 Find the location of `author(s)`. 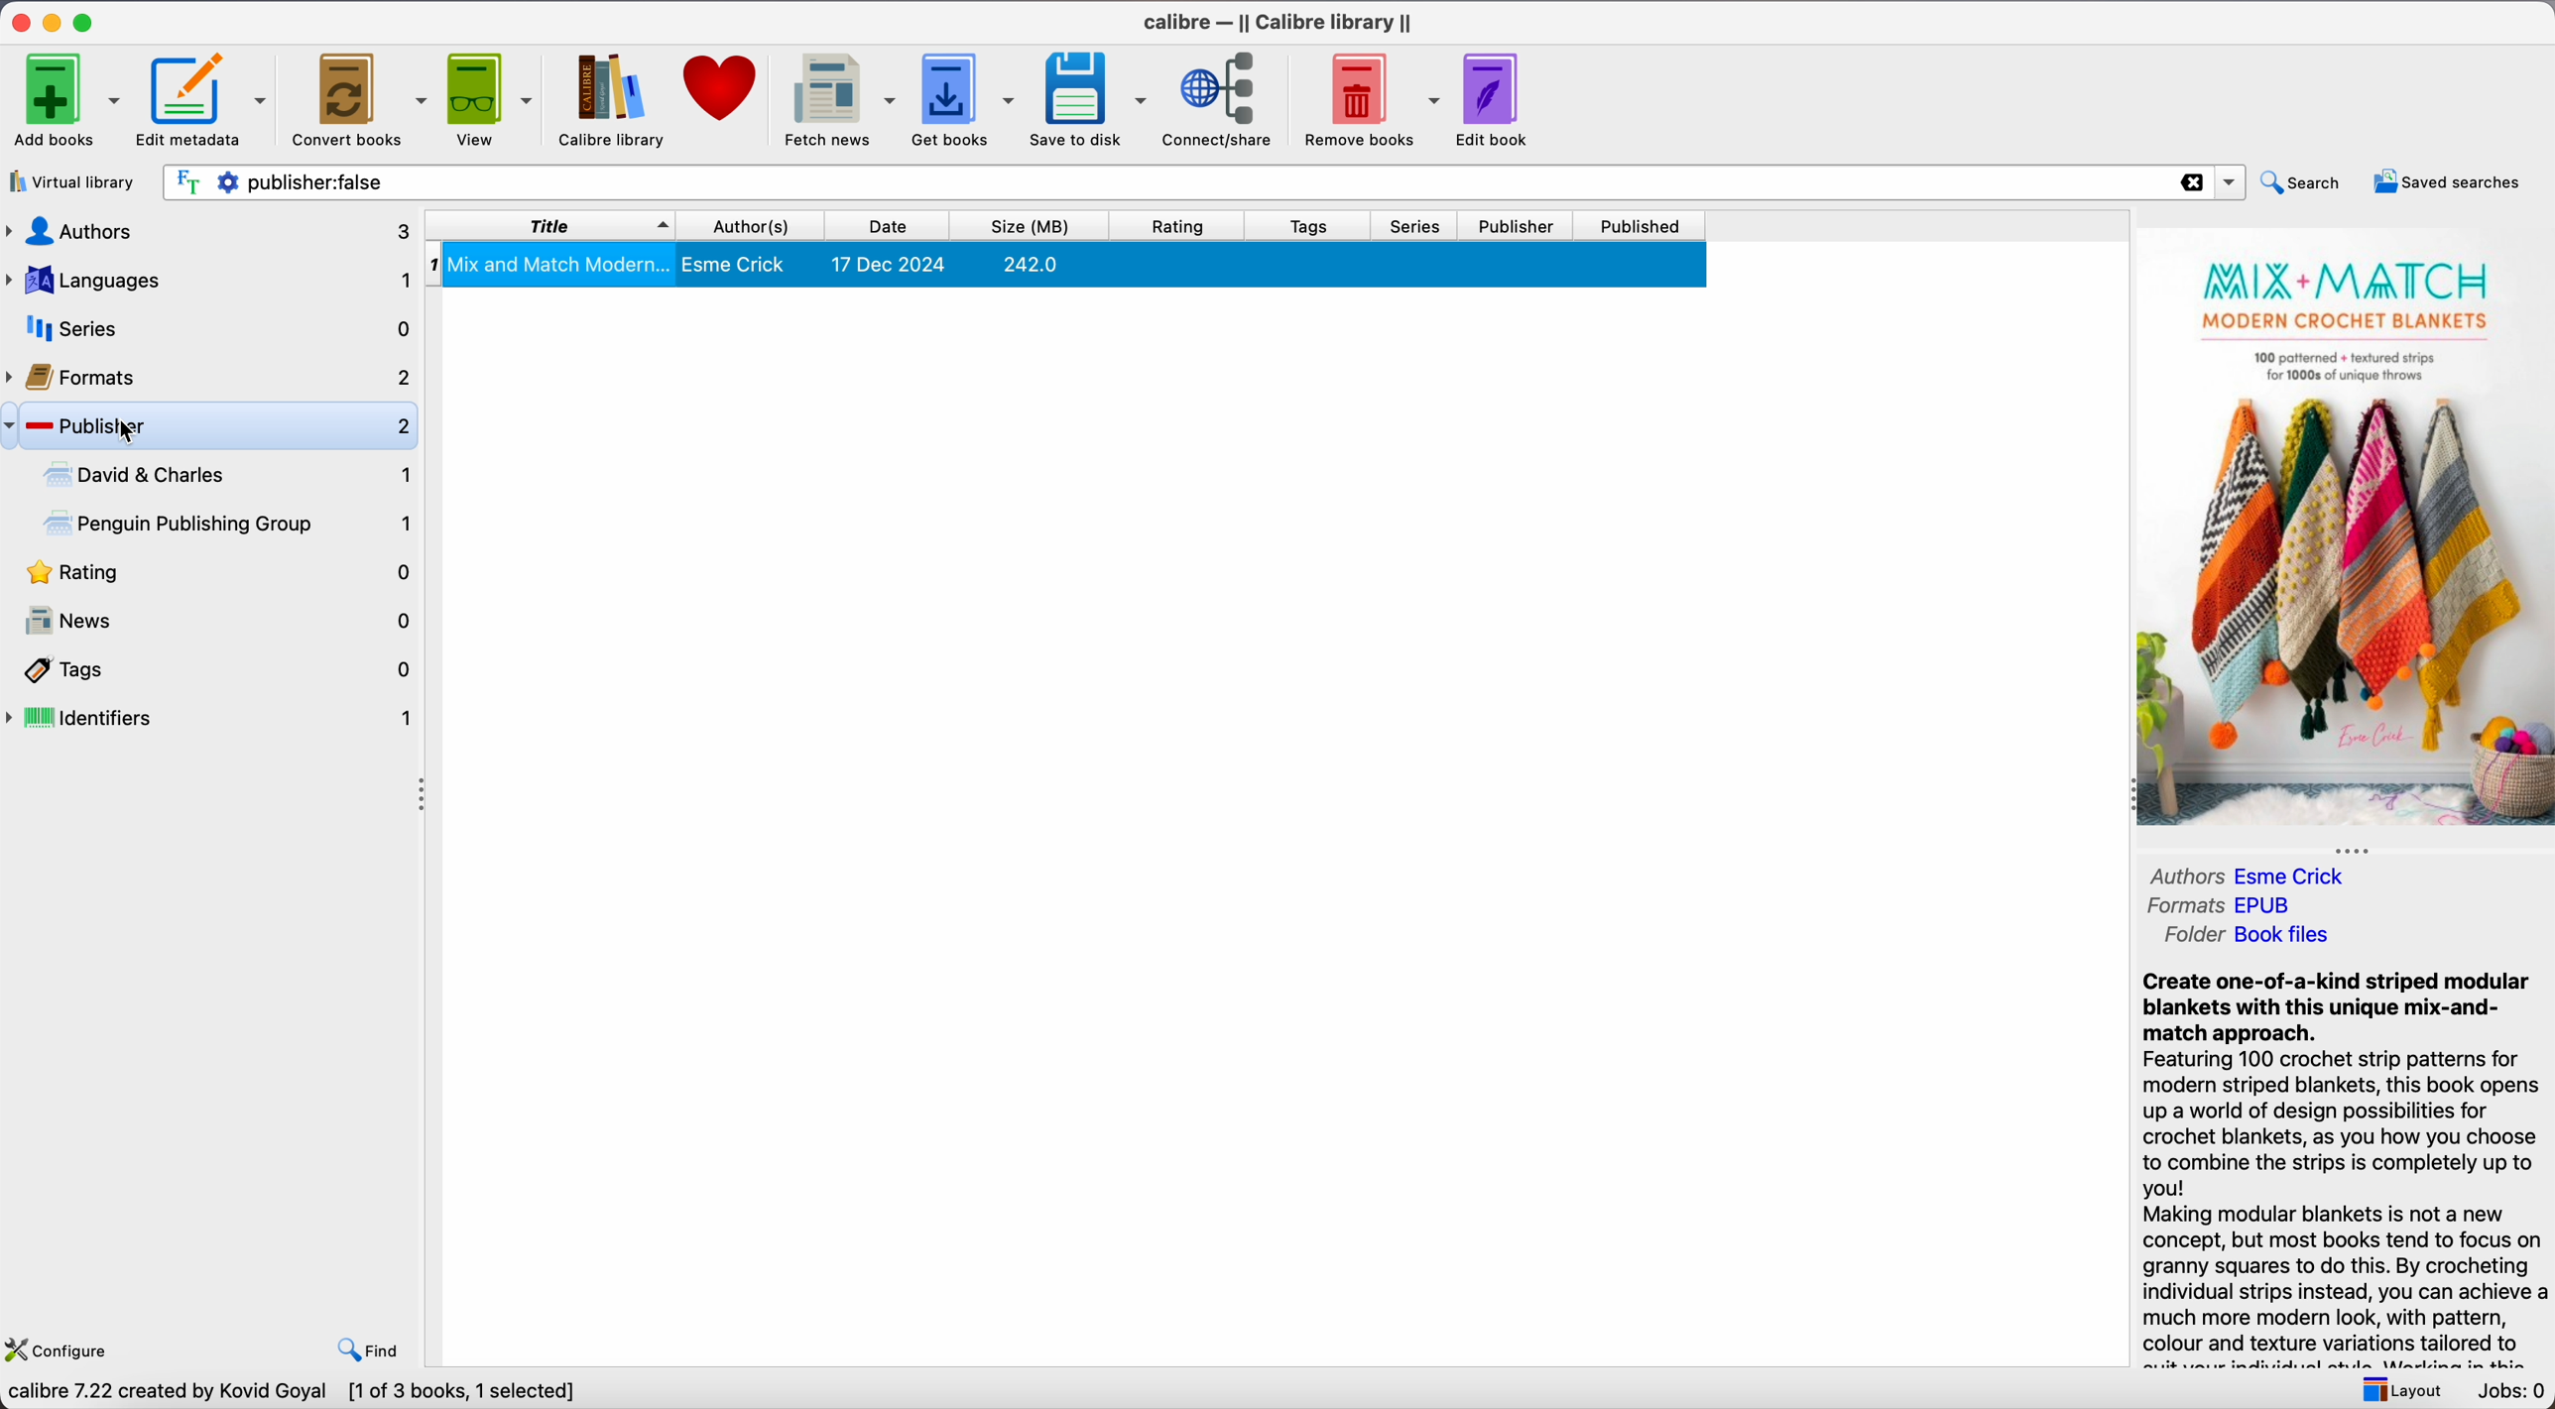

author(s) is located at coordinates (762, 224).